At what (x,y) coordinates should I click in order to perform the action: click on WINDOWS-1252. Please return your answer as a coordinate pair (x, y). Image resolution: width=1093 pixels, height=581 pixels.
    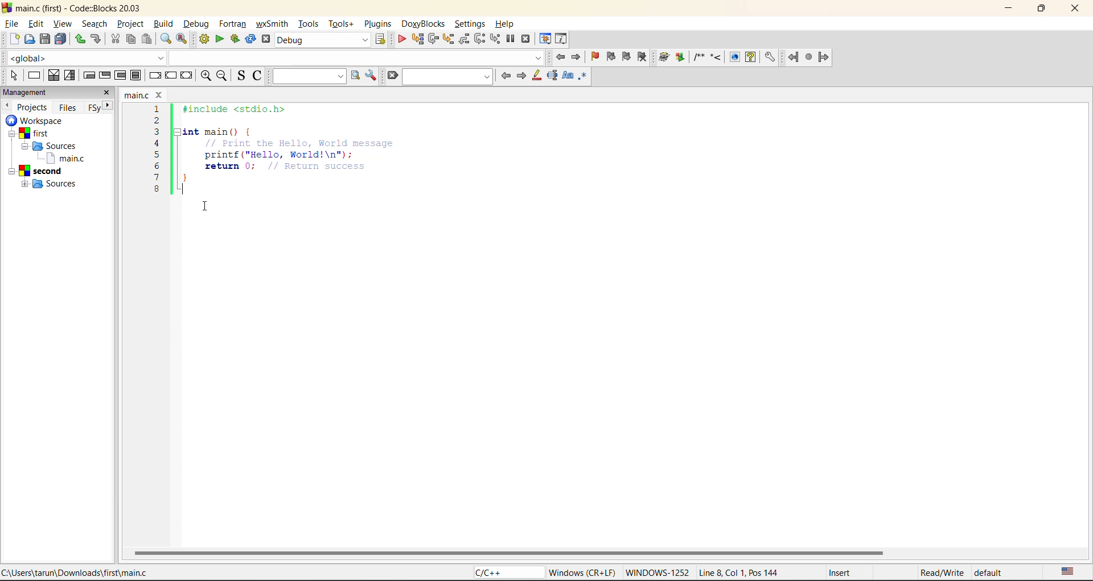
    Looking at the image, I should click on (658, 571).